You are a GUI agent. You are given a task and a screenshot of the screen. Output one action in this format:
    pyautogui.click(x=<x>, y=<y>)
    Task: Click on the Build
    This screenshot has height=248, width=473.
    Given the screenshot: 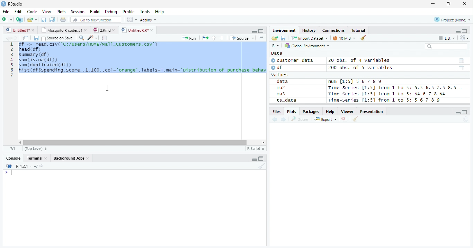 What is the action you would take?
    pyautogui.click(x=96, y=12)
    